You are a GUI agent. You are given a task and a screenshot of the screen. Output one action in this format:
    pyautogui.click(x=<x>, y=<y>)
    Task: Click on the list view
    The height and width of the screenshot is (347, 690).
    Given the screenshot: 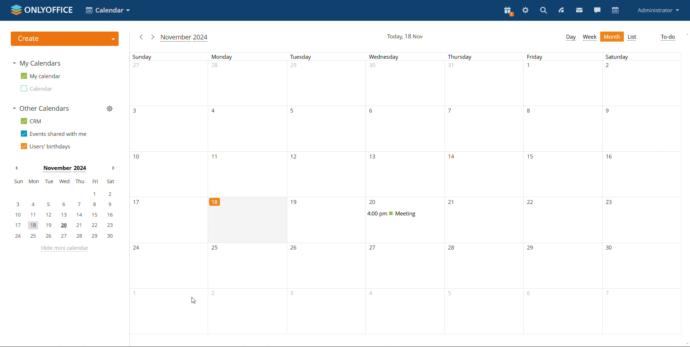 What is the action you would take?
    pyautogui.click(x=633, y=37)
    